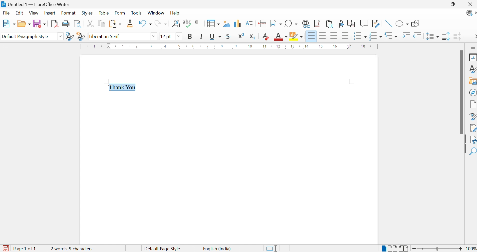 Image resolution: width=477 pixels, height=252 pixels. Describe the element at coordinates (471, 68) in the screenshot. I see `Styles` at that location.